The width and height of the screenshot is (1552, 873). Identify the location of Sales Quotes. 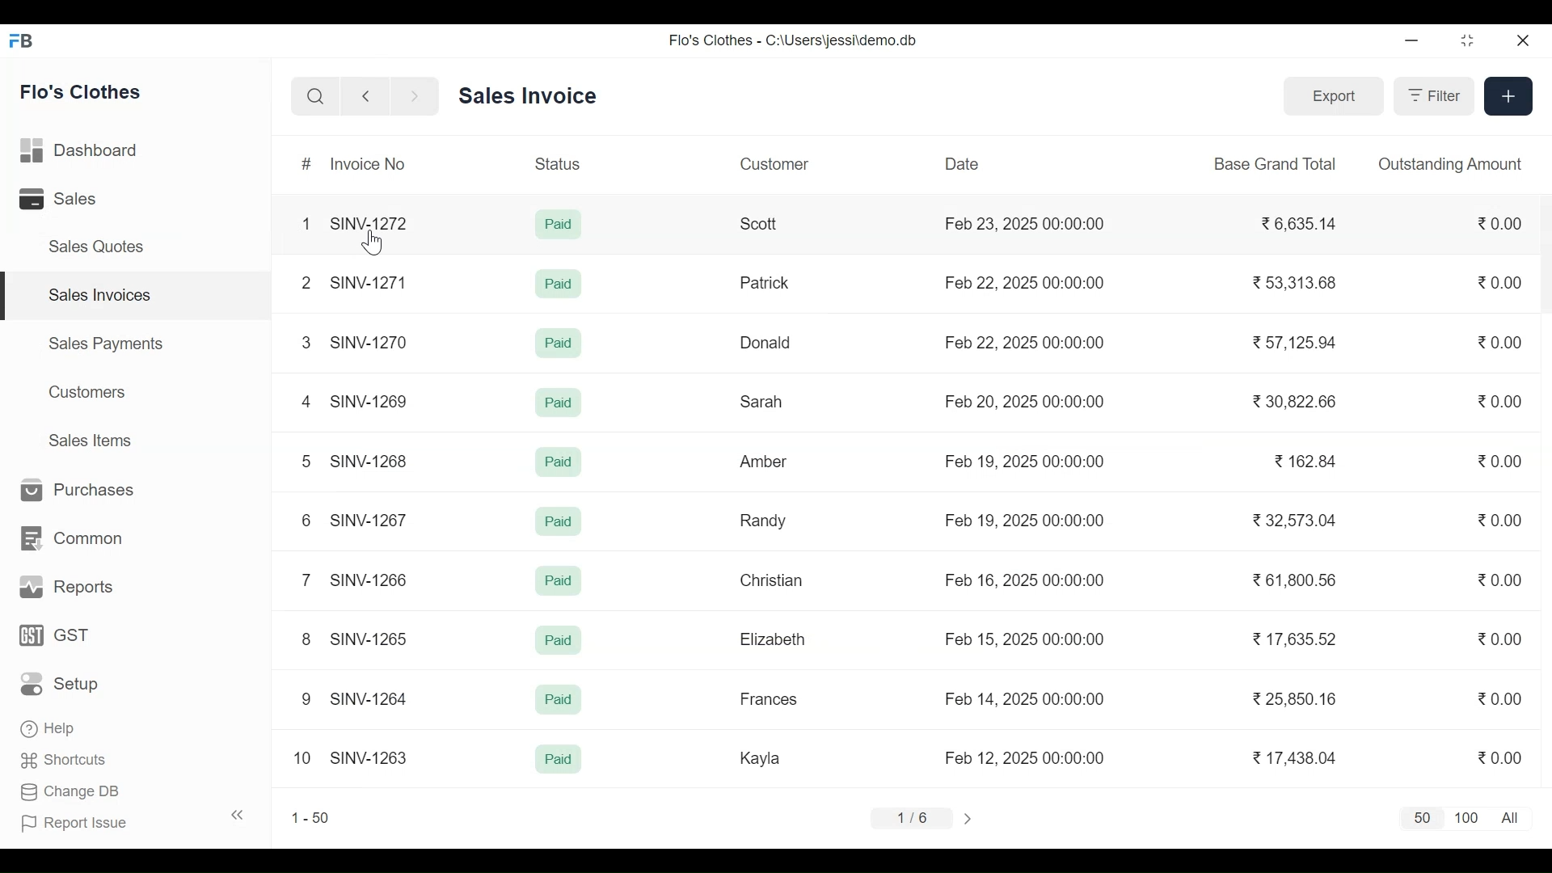
(102, 246).